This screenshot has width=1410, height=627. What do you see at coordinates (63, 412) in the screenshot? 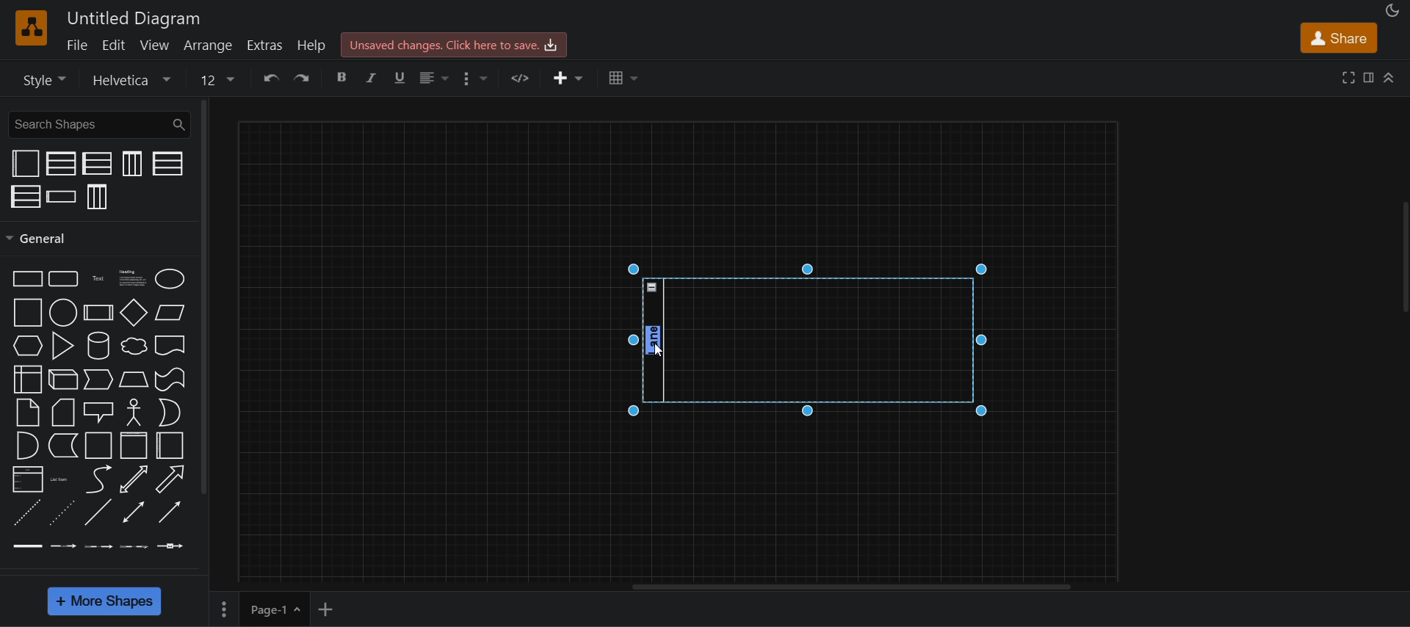
I see `card` at bounding box center [63, 412].